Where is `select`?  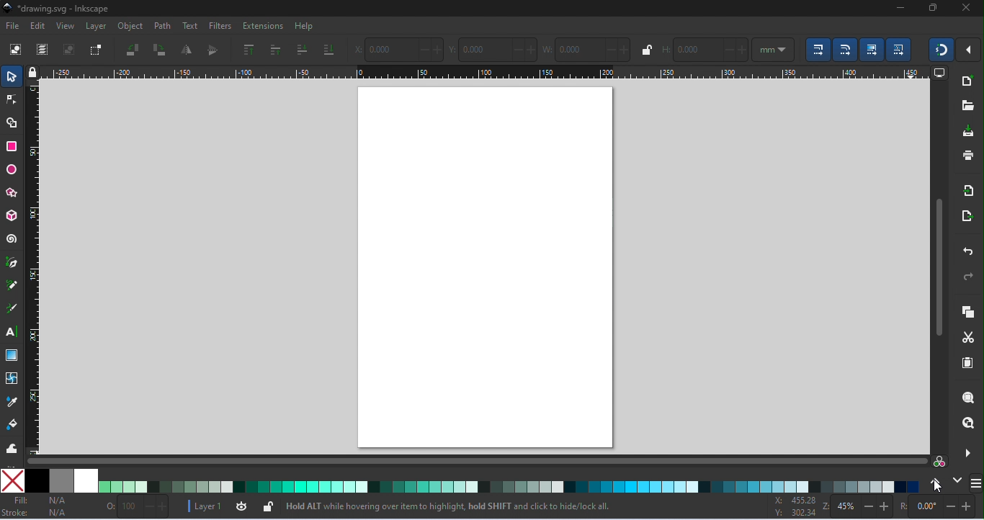 select is located at coordinates (12, 75).